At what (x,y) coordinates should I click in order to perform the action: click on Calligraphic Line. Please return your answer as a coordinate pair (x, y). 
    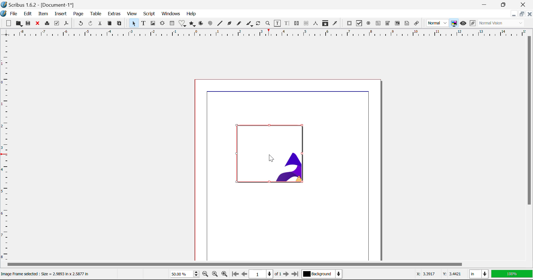
    Looking at the image, I should click on (250, 24).